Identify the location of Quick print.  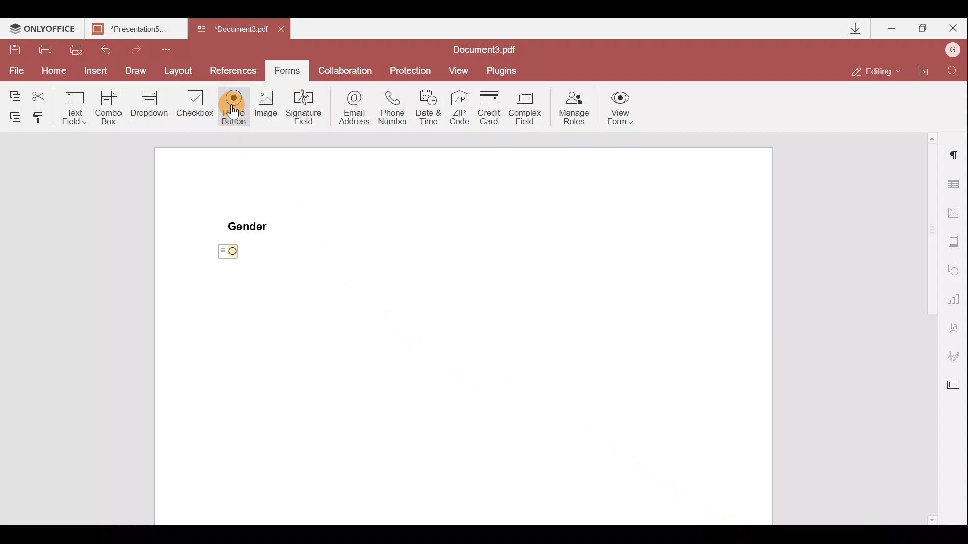
(80, 48).